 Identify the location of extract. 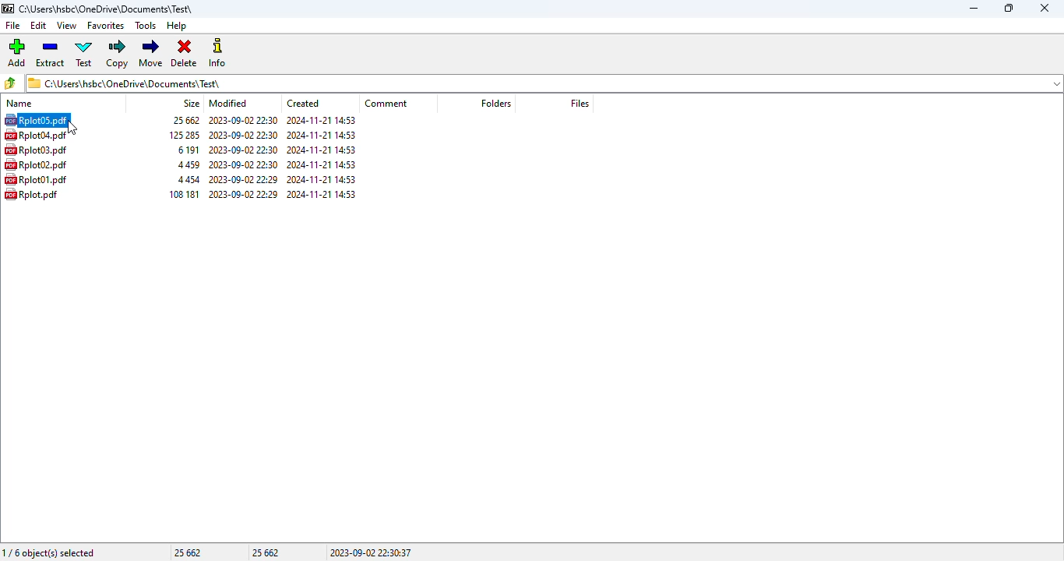
(51, 53).